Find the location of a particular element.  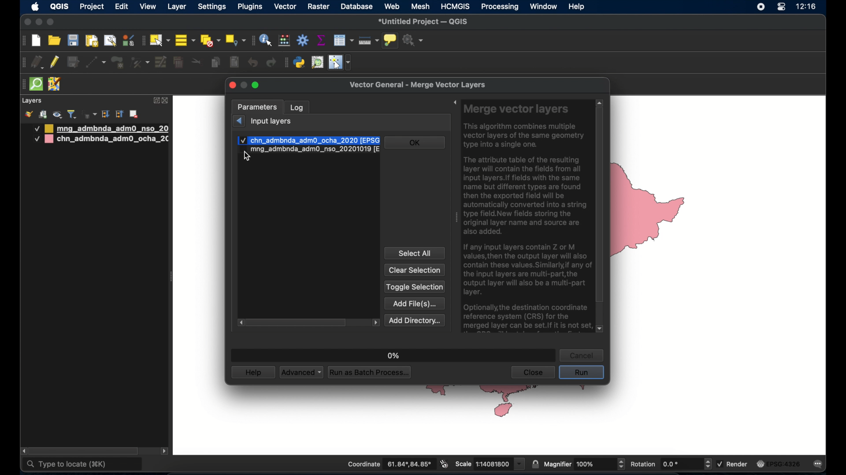

scroll up is located at coordinates (599, 102).